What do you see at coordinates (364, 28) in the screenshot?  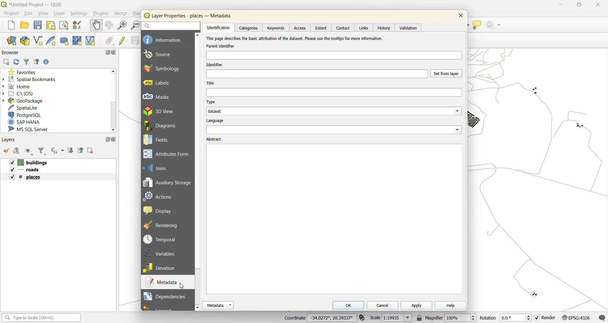 I see `links` at bounding box center [364, 28].